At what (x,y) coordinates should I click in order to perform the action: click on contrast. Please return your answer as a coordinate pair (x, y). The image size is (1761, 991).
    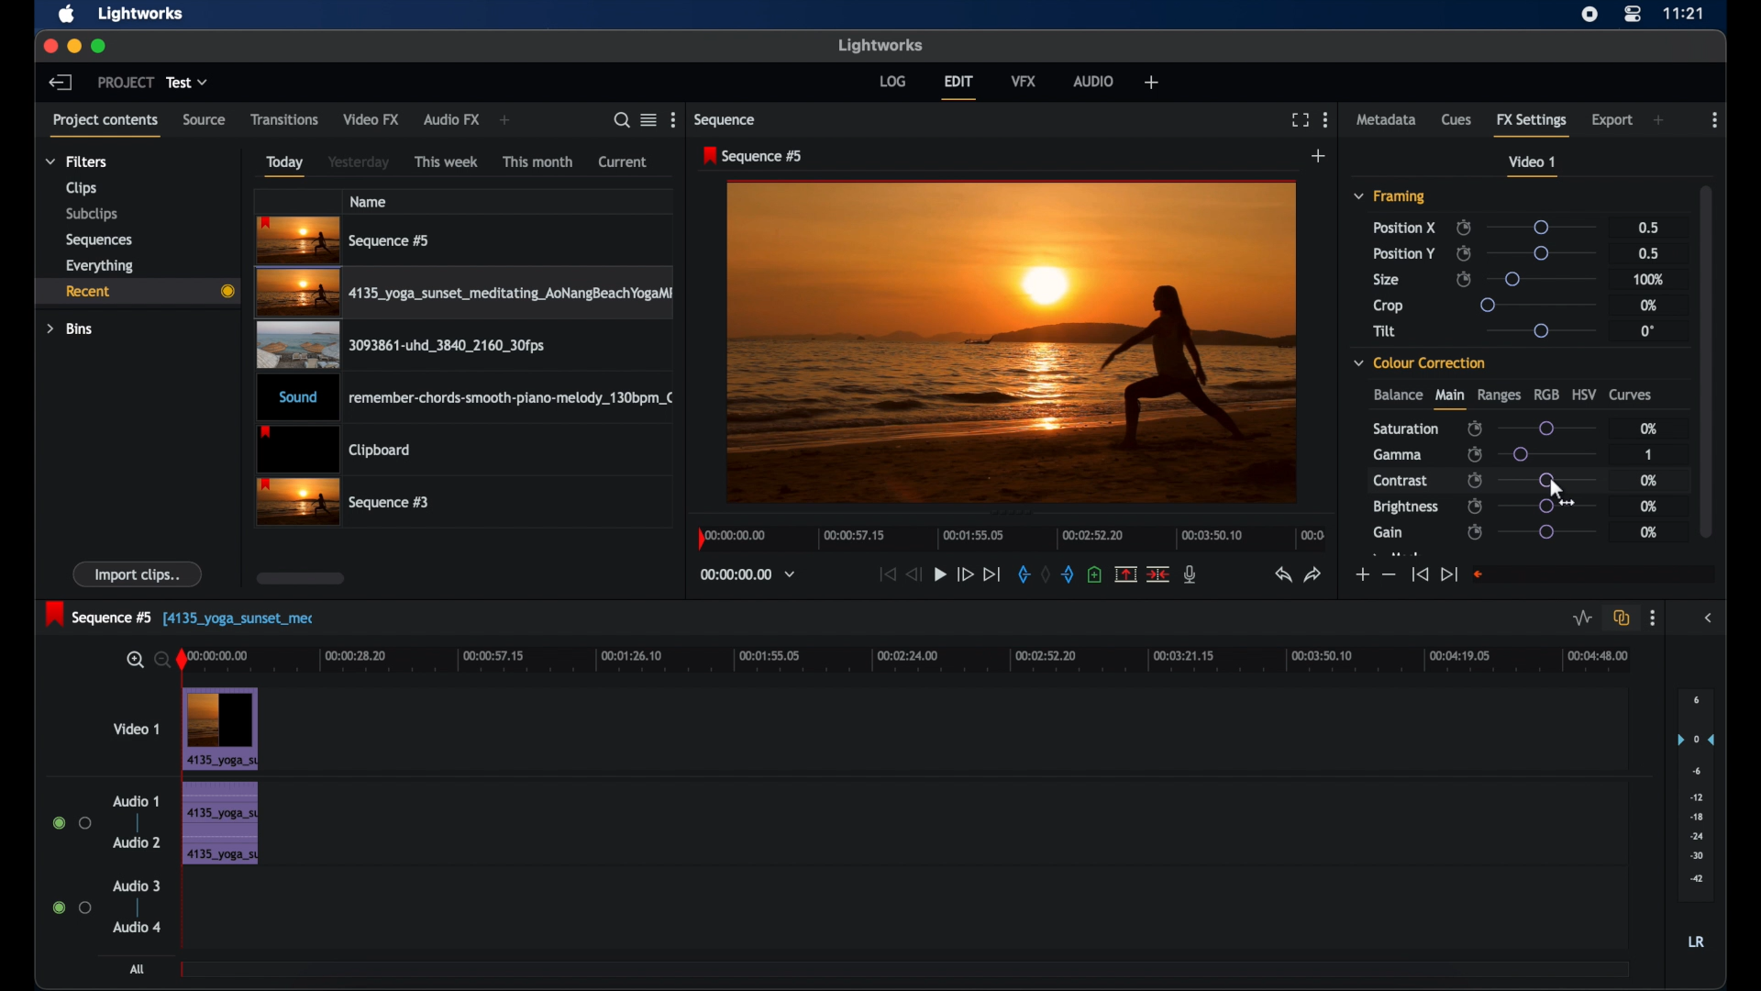
    Looking at the image, I should click on (1400, 482).